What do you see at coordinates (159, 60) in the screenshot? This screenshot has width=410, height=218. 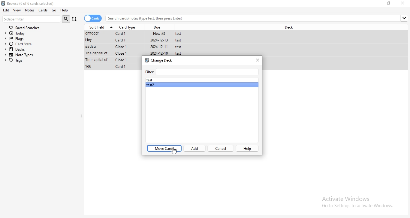 I see `change deck` at bounding box center [159, 60].